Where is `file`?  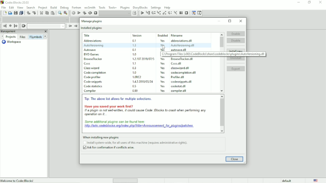 file is located at coordinates (179, 86).